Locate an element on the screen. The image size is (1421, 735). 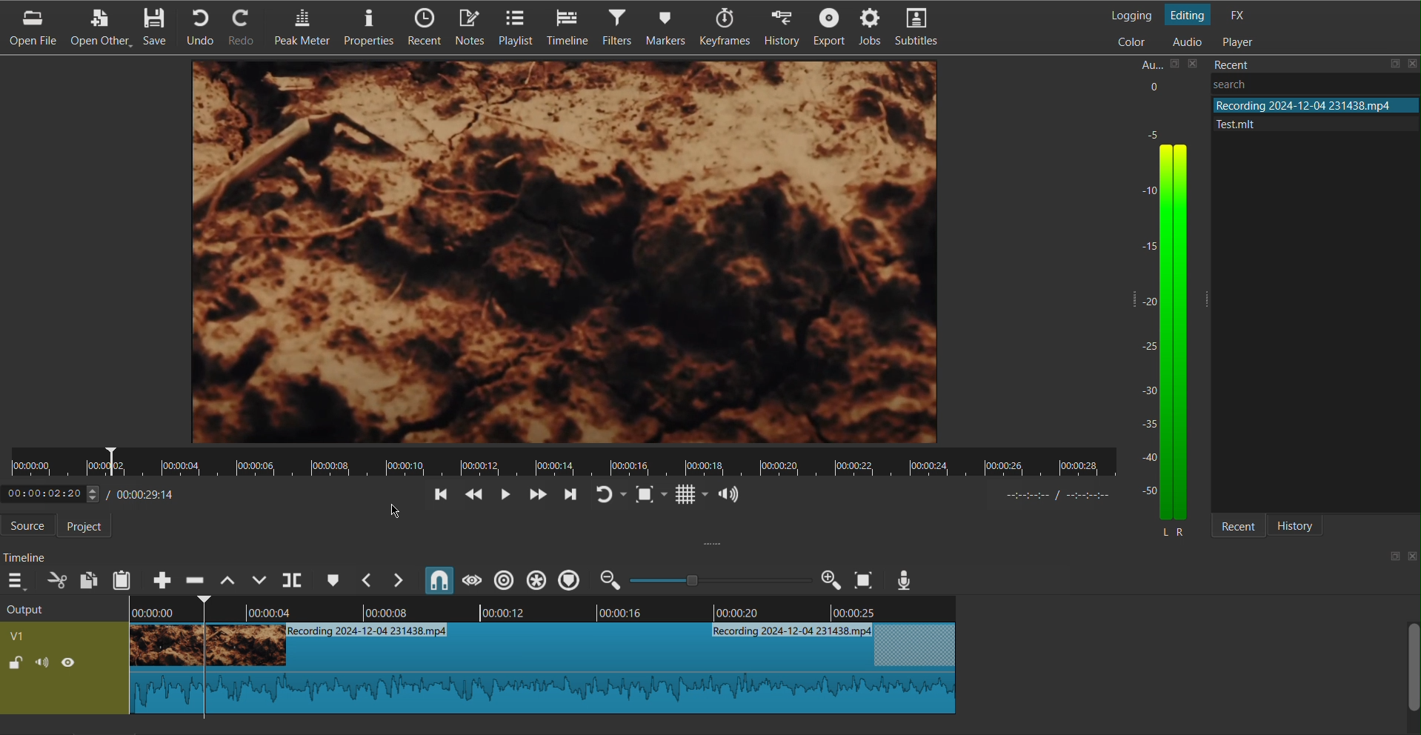
Editing is located at coordinates (1191, 13).